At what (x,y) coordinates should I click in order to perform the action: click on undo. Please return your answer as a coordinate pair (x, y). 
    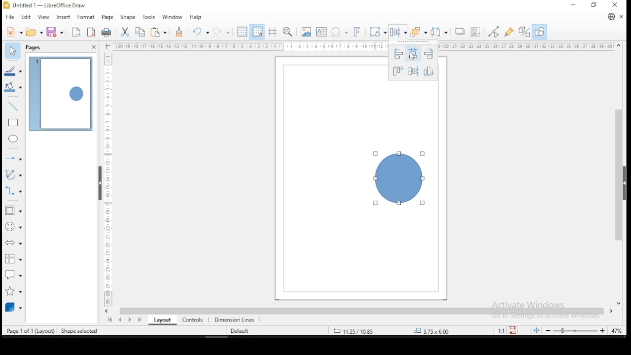
    Looking at the image, I should click on (199, 32).